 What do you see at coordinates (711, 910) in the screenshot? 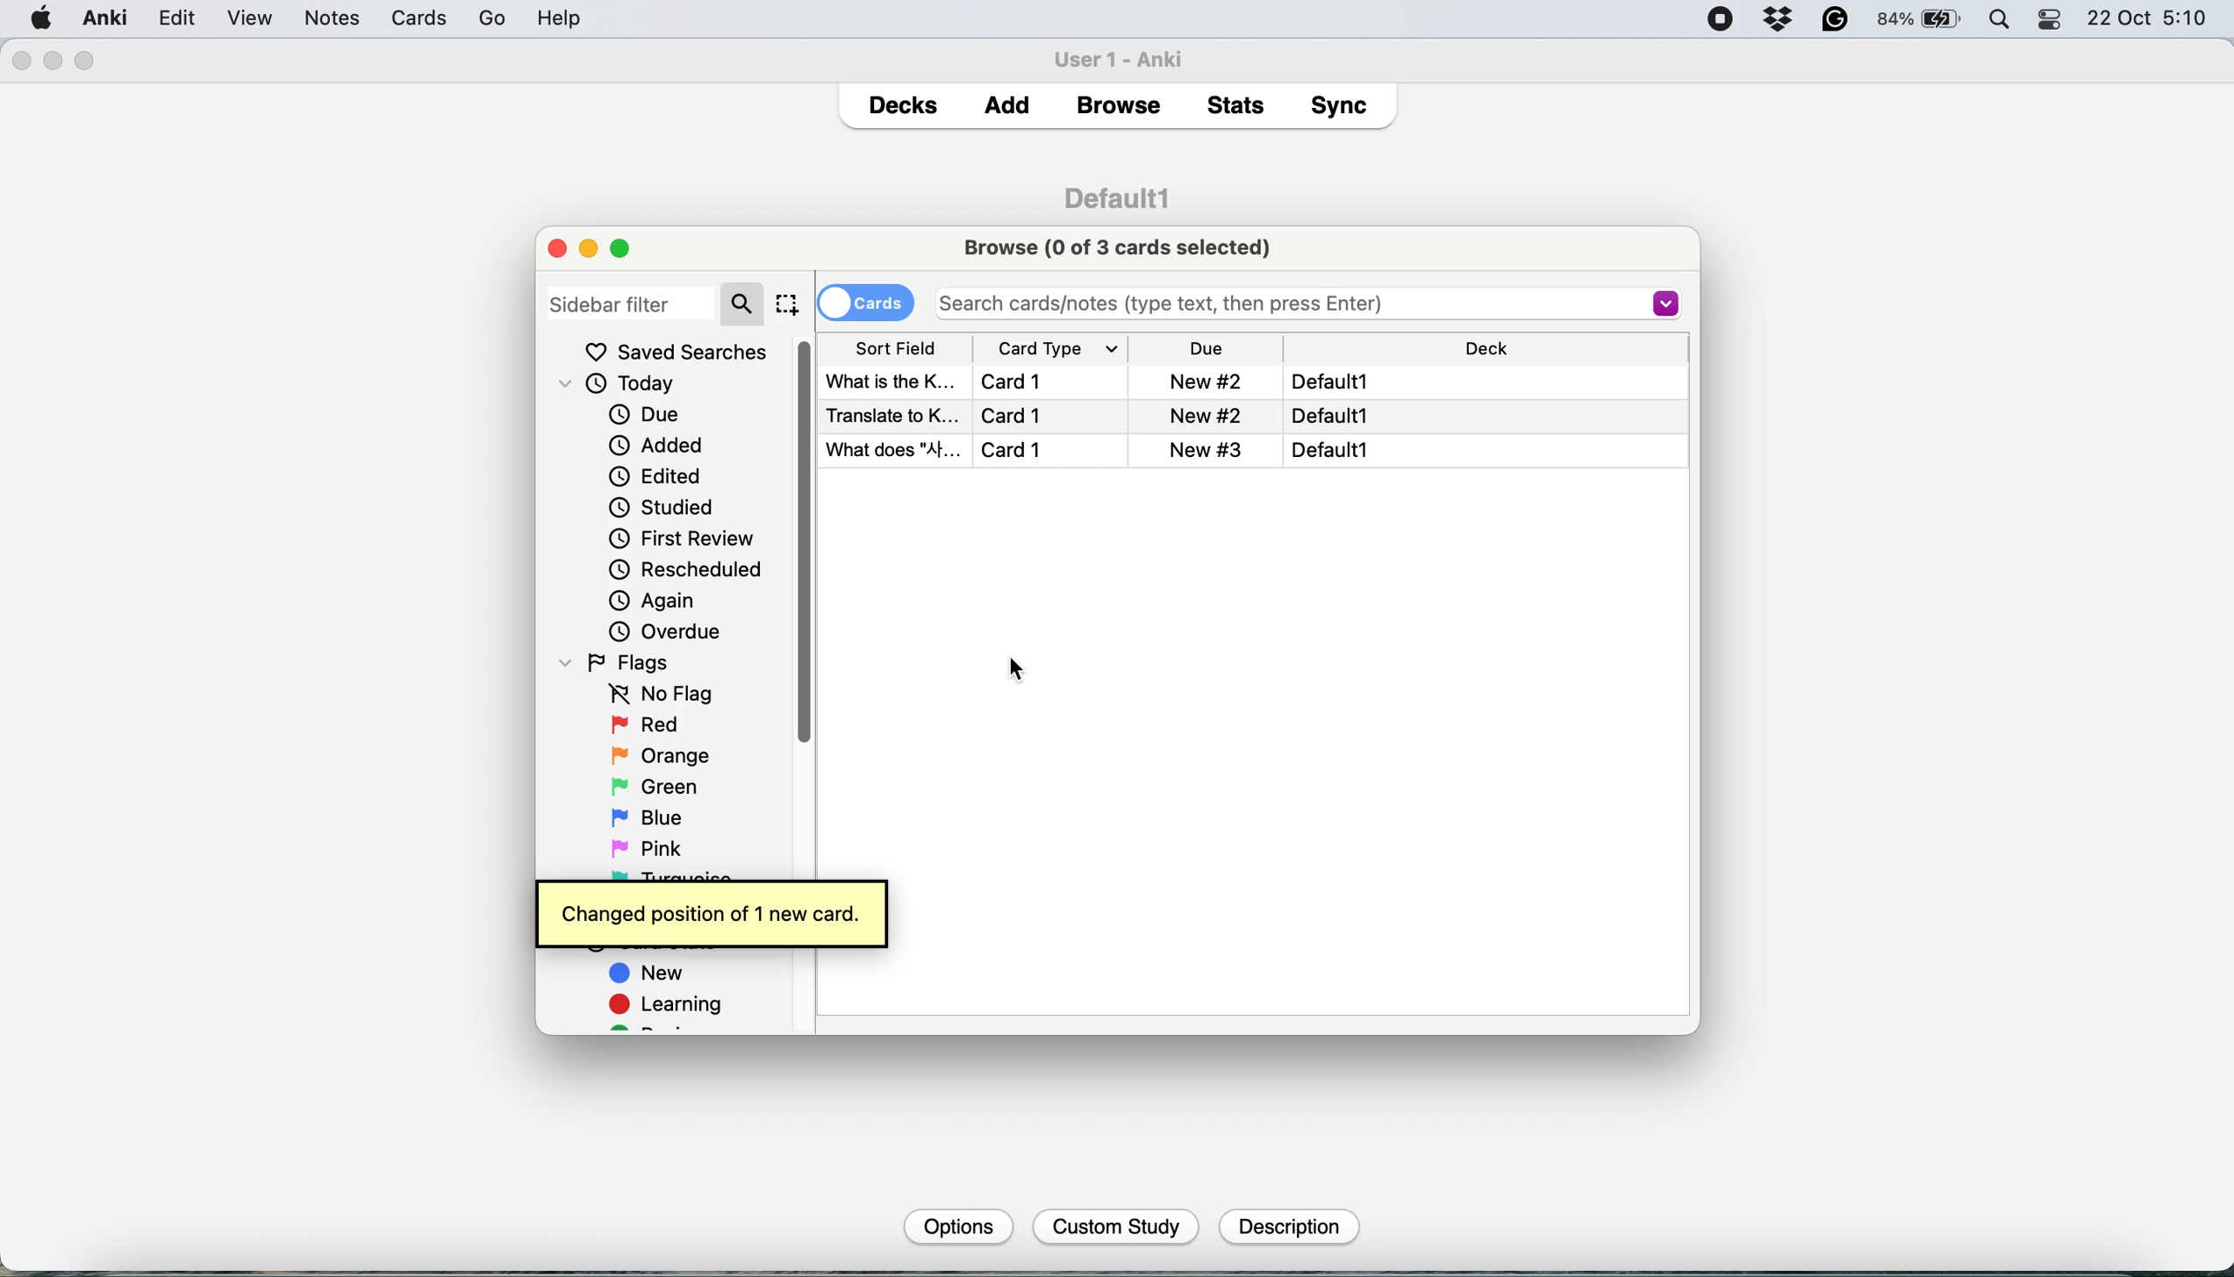
I see `Changed position of 1 new card.` at bounding box center [711, 910].